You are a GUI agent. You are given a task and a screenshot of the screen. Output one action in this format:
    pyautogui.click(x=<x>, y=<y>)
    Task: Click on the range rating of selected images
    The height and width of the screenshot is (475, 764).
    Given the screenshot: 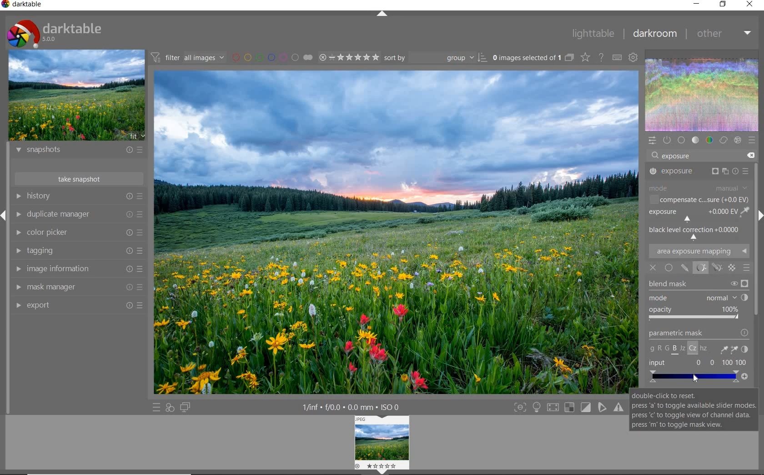 What is the action you would take?
    pyautogui.click(x=350, y=58)
    